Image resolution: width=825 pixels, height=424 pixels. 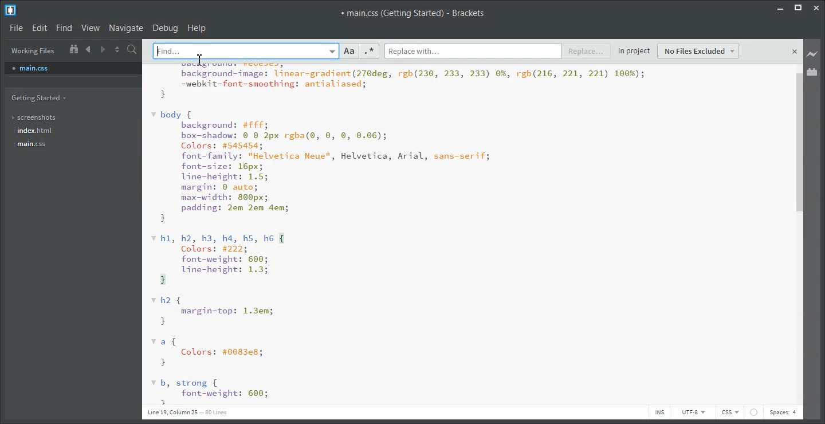 I want to click on in project, so click(x=634, y=51).